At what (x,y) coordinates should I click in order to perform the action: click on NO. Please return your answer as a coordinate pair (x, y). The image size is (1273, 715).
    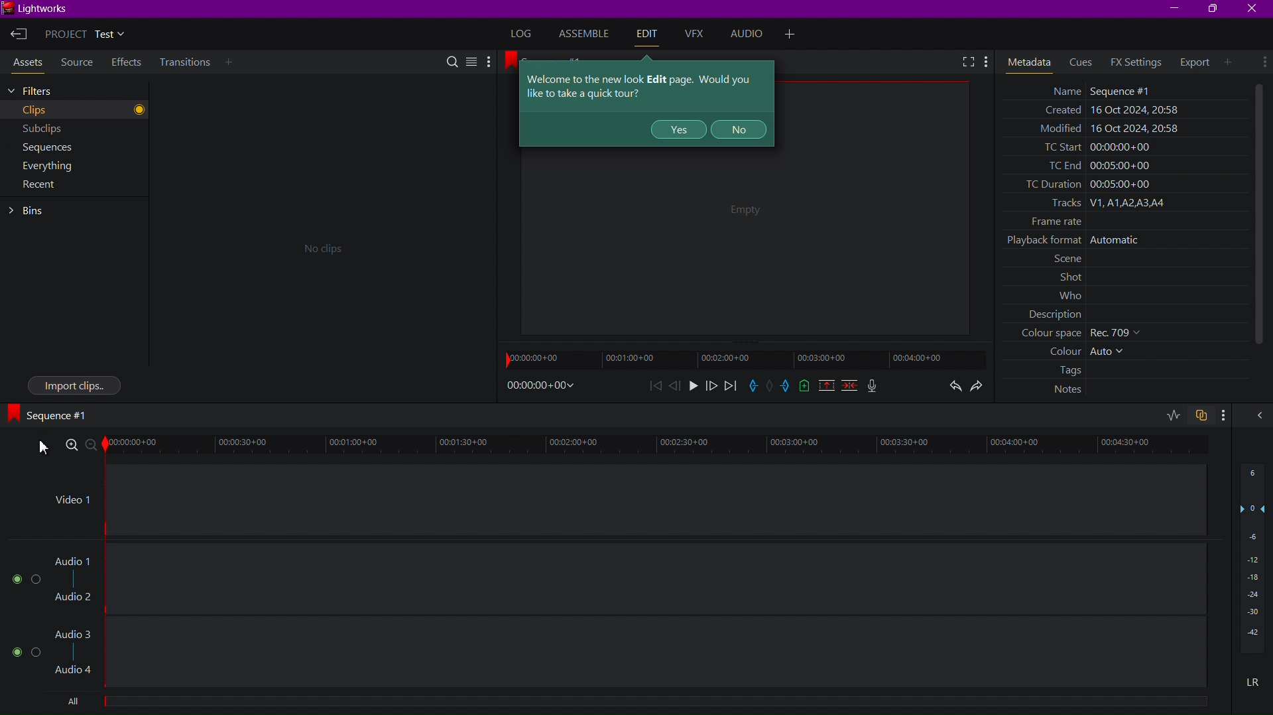
    Looking at the image, I should click on (736, 128).